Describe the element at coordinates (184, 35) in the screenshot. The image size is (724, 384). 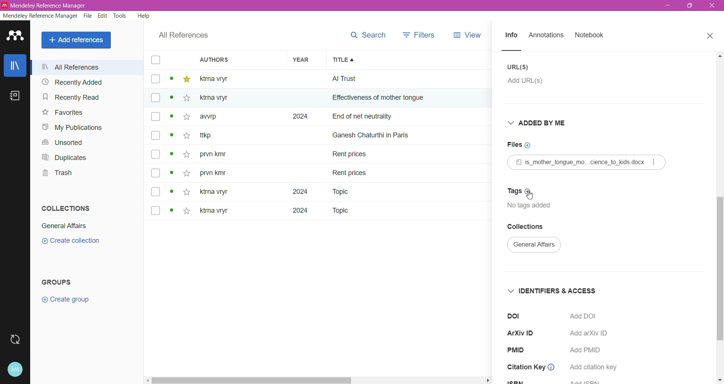
I see `All References` at that location.